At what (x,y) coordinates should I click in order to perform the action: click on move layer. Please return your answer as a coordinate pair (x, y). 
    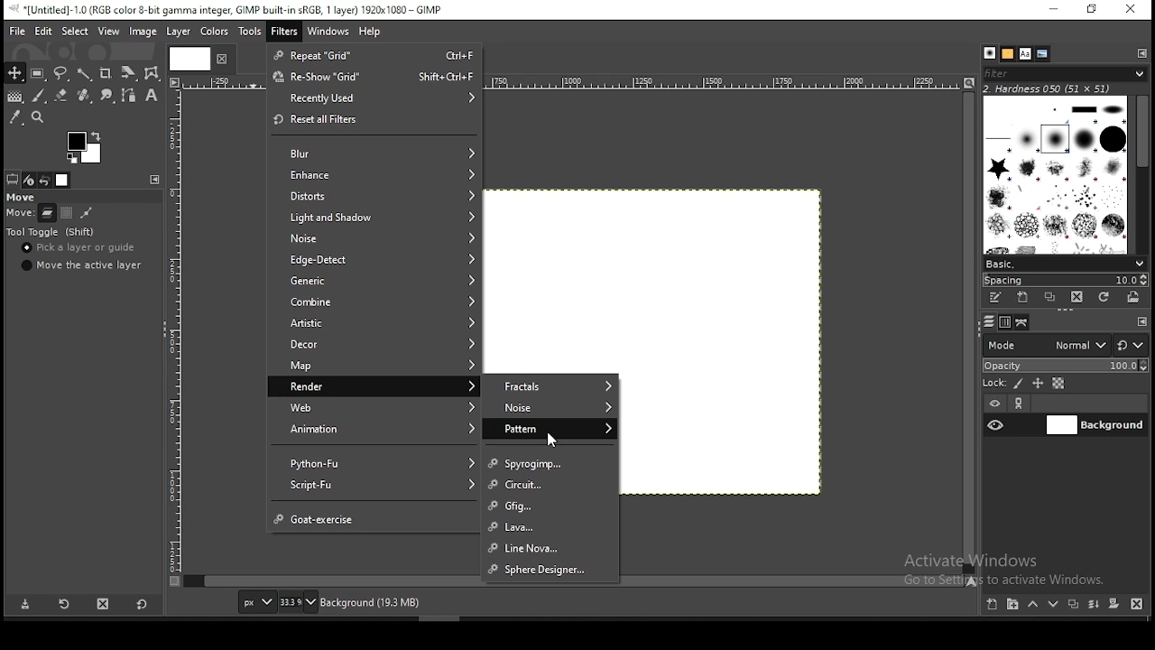
    Looking at the image, I should click on (47, 214).